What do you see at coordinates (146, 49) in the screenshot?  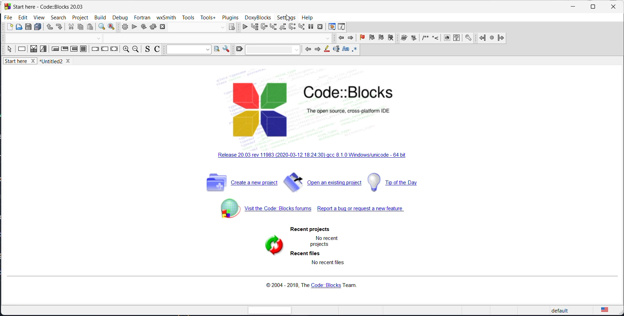 I see `source comment` at bounding box center [146, 49].